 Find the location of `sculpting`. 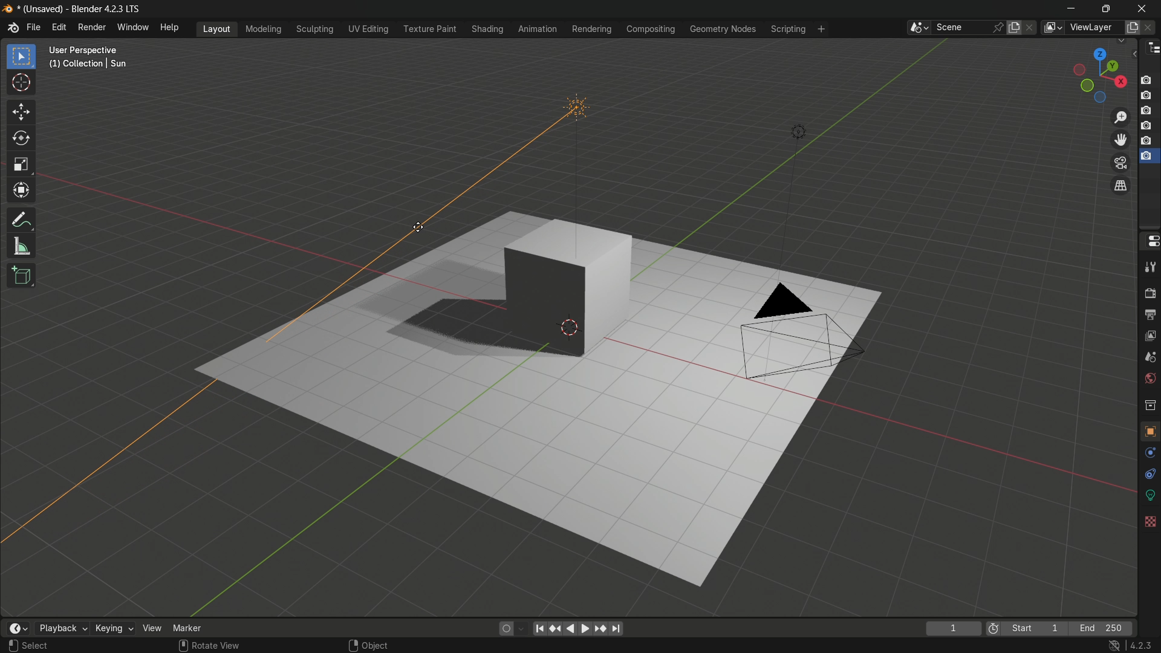

sculpting is located at coordinates (314, 30).